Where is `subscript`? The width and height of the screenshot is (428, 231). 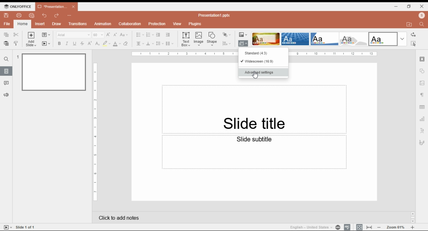
subscript is located at coordinates (97, 43).